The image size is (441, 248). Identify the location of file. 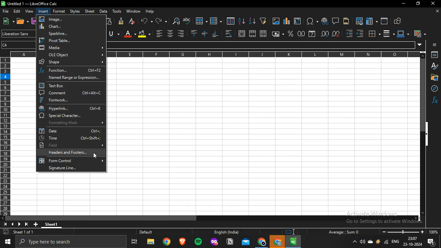
(6, 12).